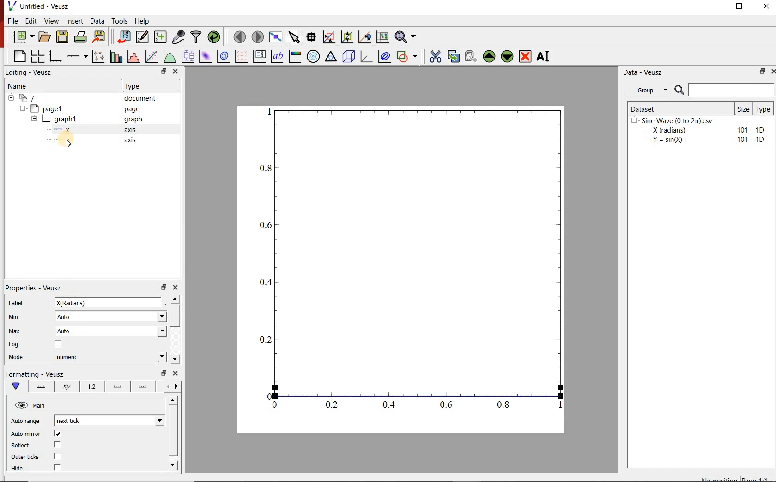  I want to click on go to next page, so click(258, 36).